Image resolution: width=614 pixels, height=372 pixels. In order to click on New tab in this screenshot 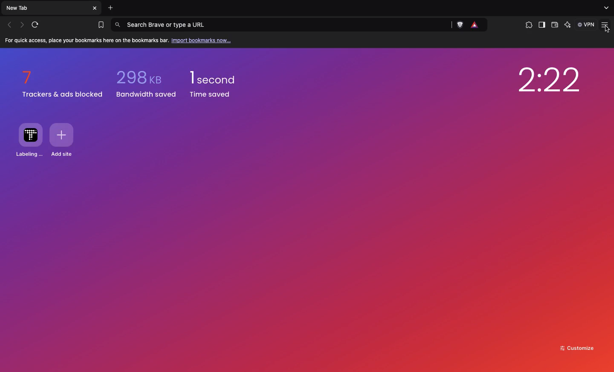, I will do `click(46, 9)`.